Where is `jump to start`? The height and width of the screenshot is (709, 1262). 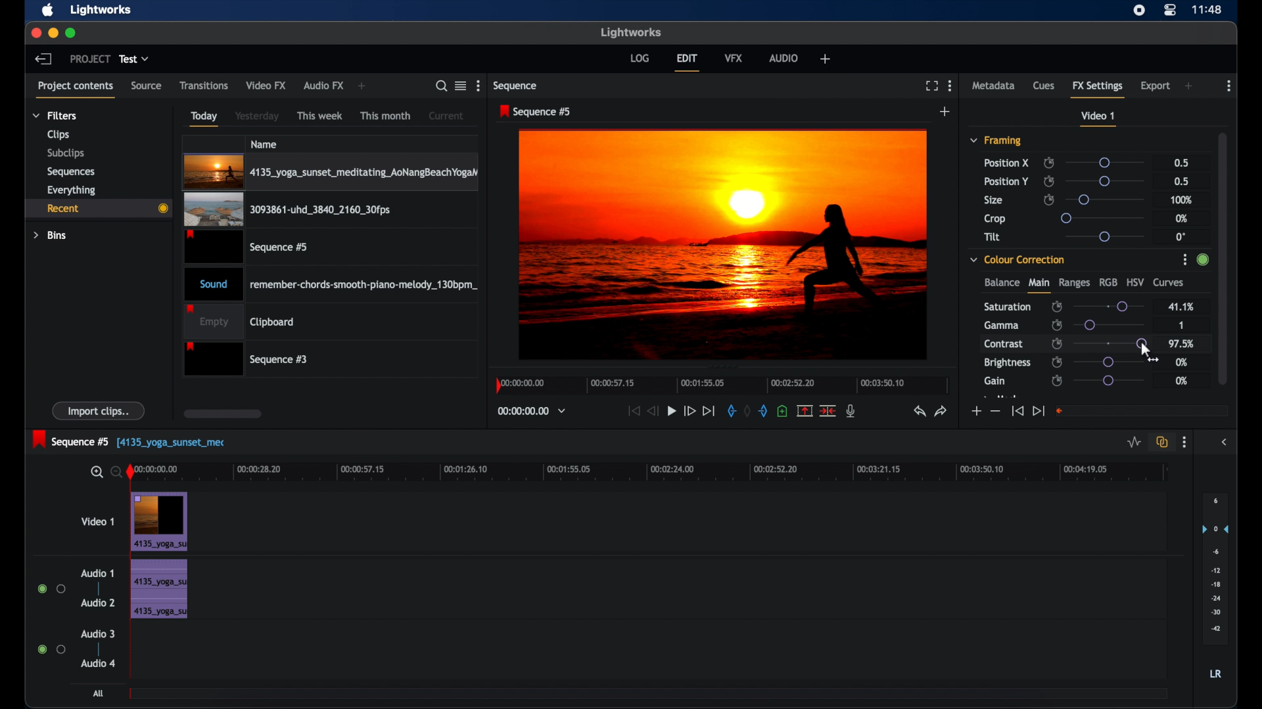 jump to start is located at coordinates (634, 410).